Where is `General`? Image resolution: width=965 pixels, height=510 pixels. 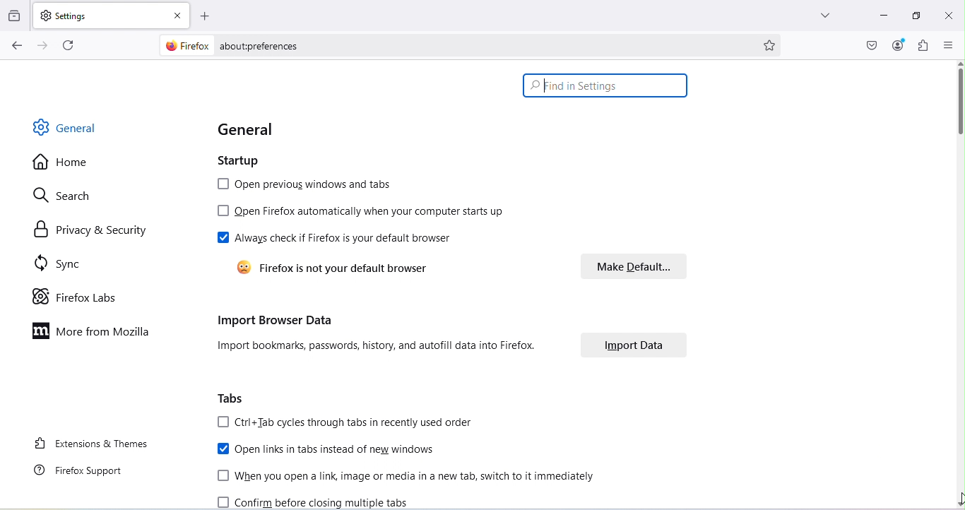 General is located at coordinates (246, 124).